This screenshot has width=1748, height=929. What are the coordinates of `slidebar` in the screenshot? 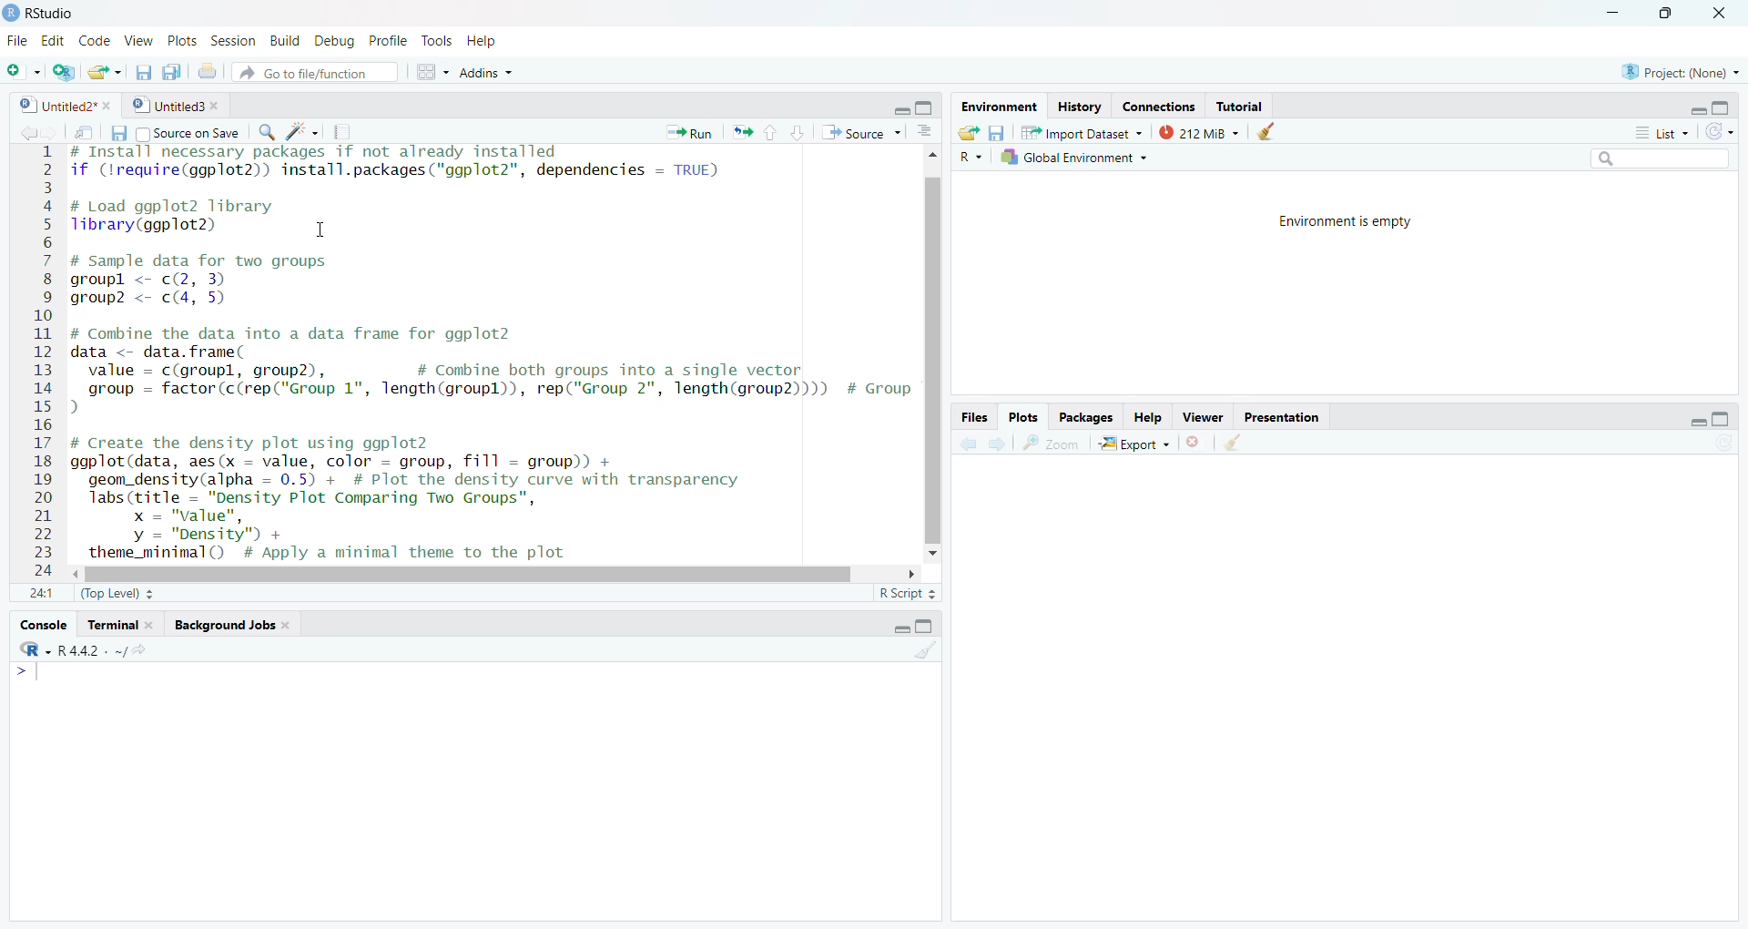 It's located at (936, 375).